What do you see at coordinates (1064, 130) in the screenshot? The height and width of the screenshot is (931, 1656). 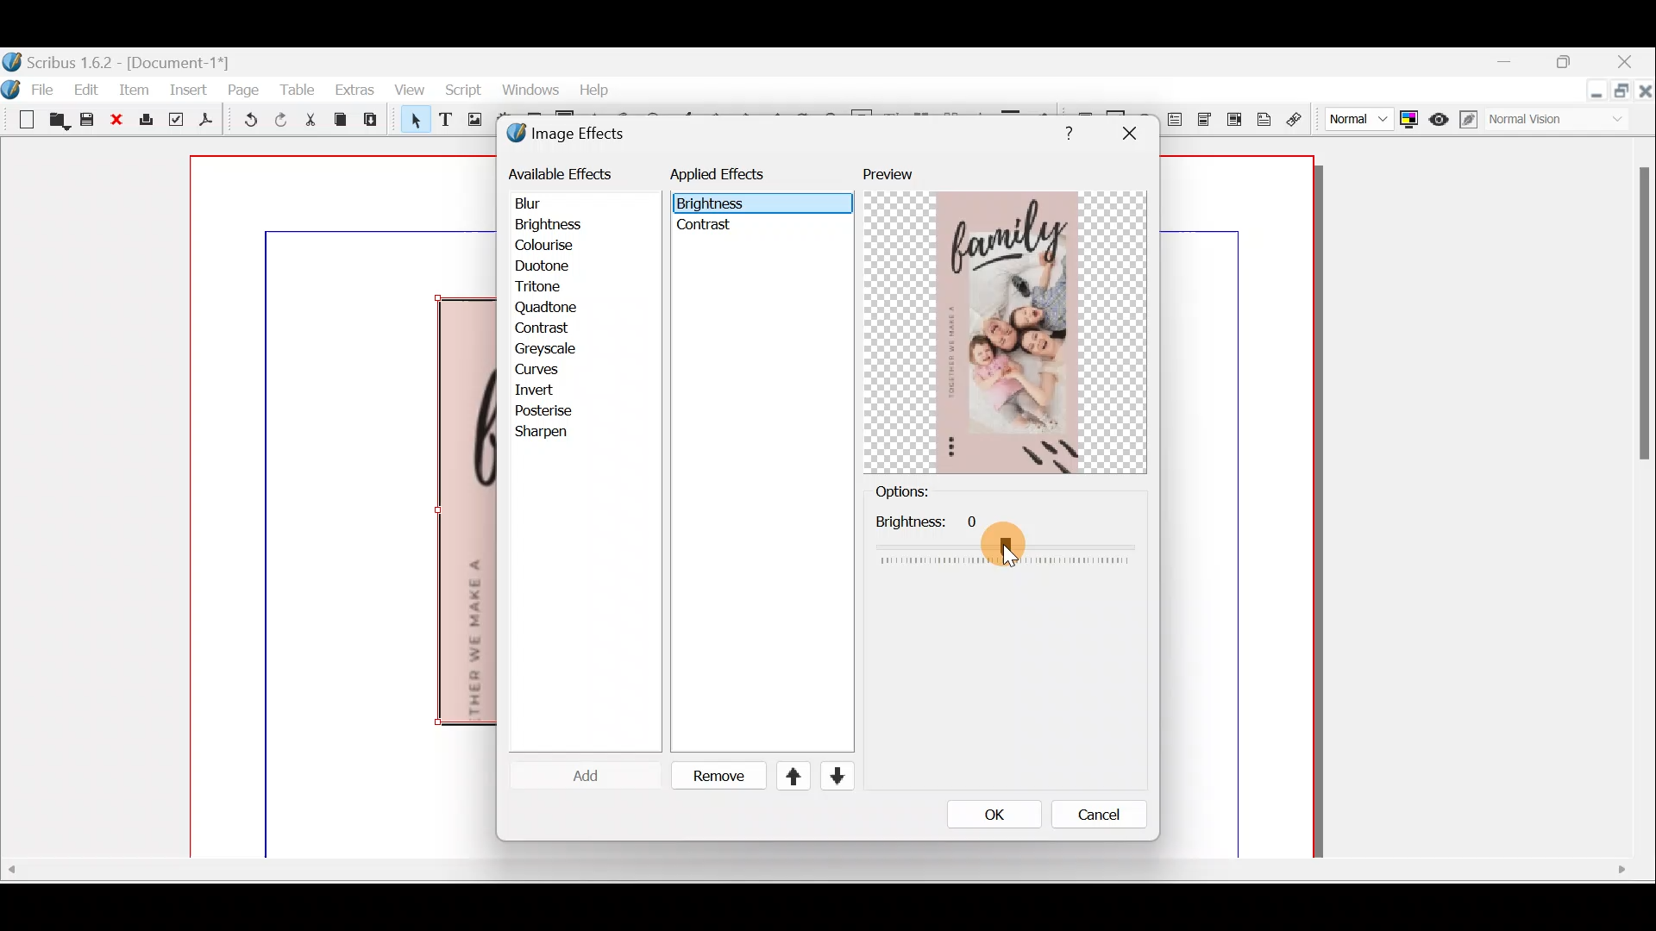 I see `` at bounding box center [1064, 130].